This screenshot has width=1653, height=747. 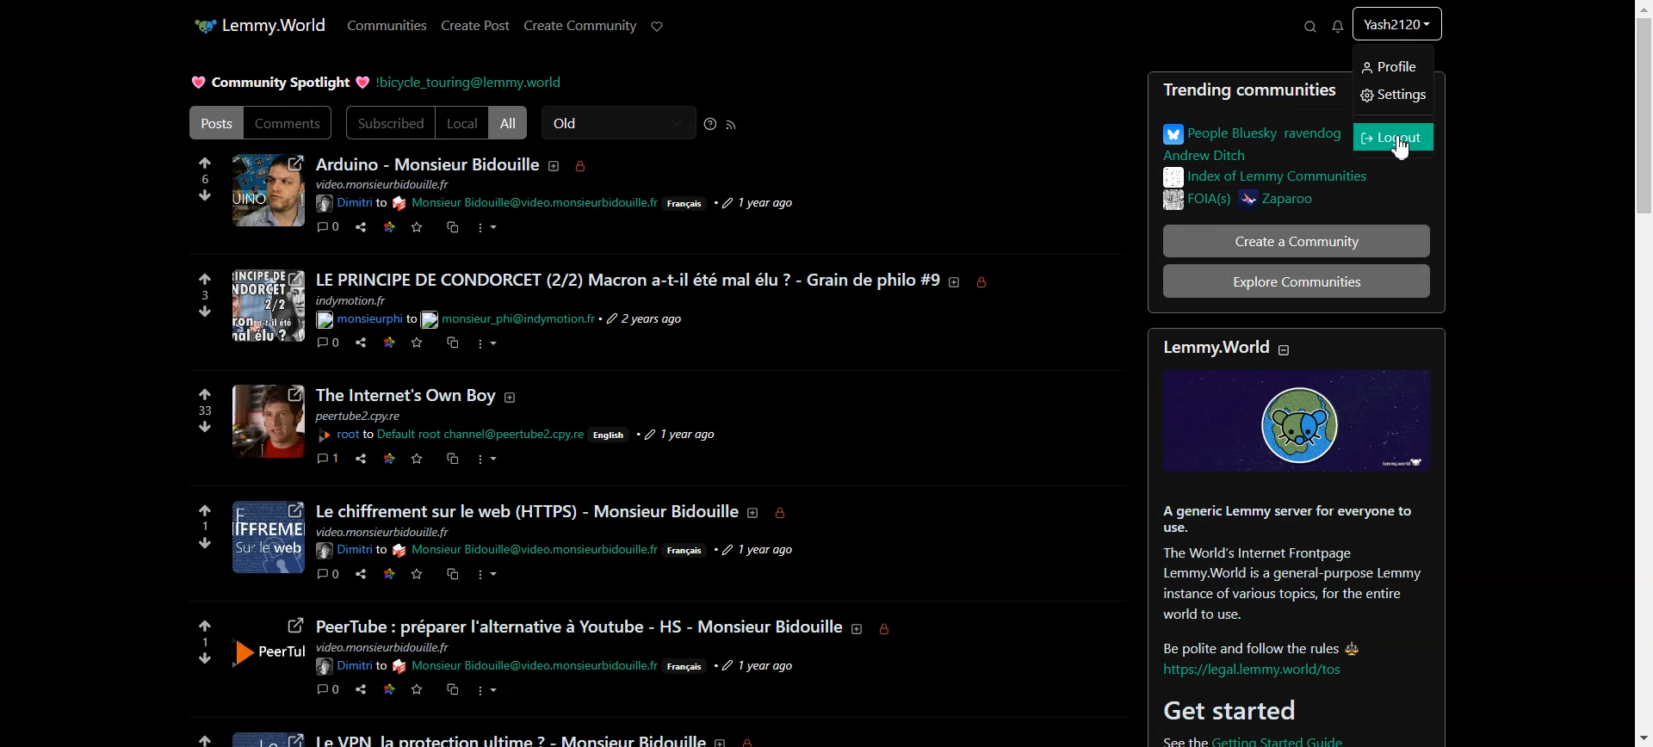 What do you see at coordinates (1278, 576) in the screenshot?
I see `text` at bounding box center [1278, 576].